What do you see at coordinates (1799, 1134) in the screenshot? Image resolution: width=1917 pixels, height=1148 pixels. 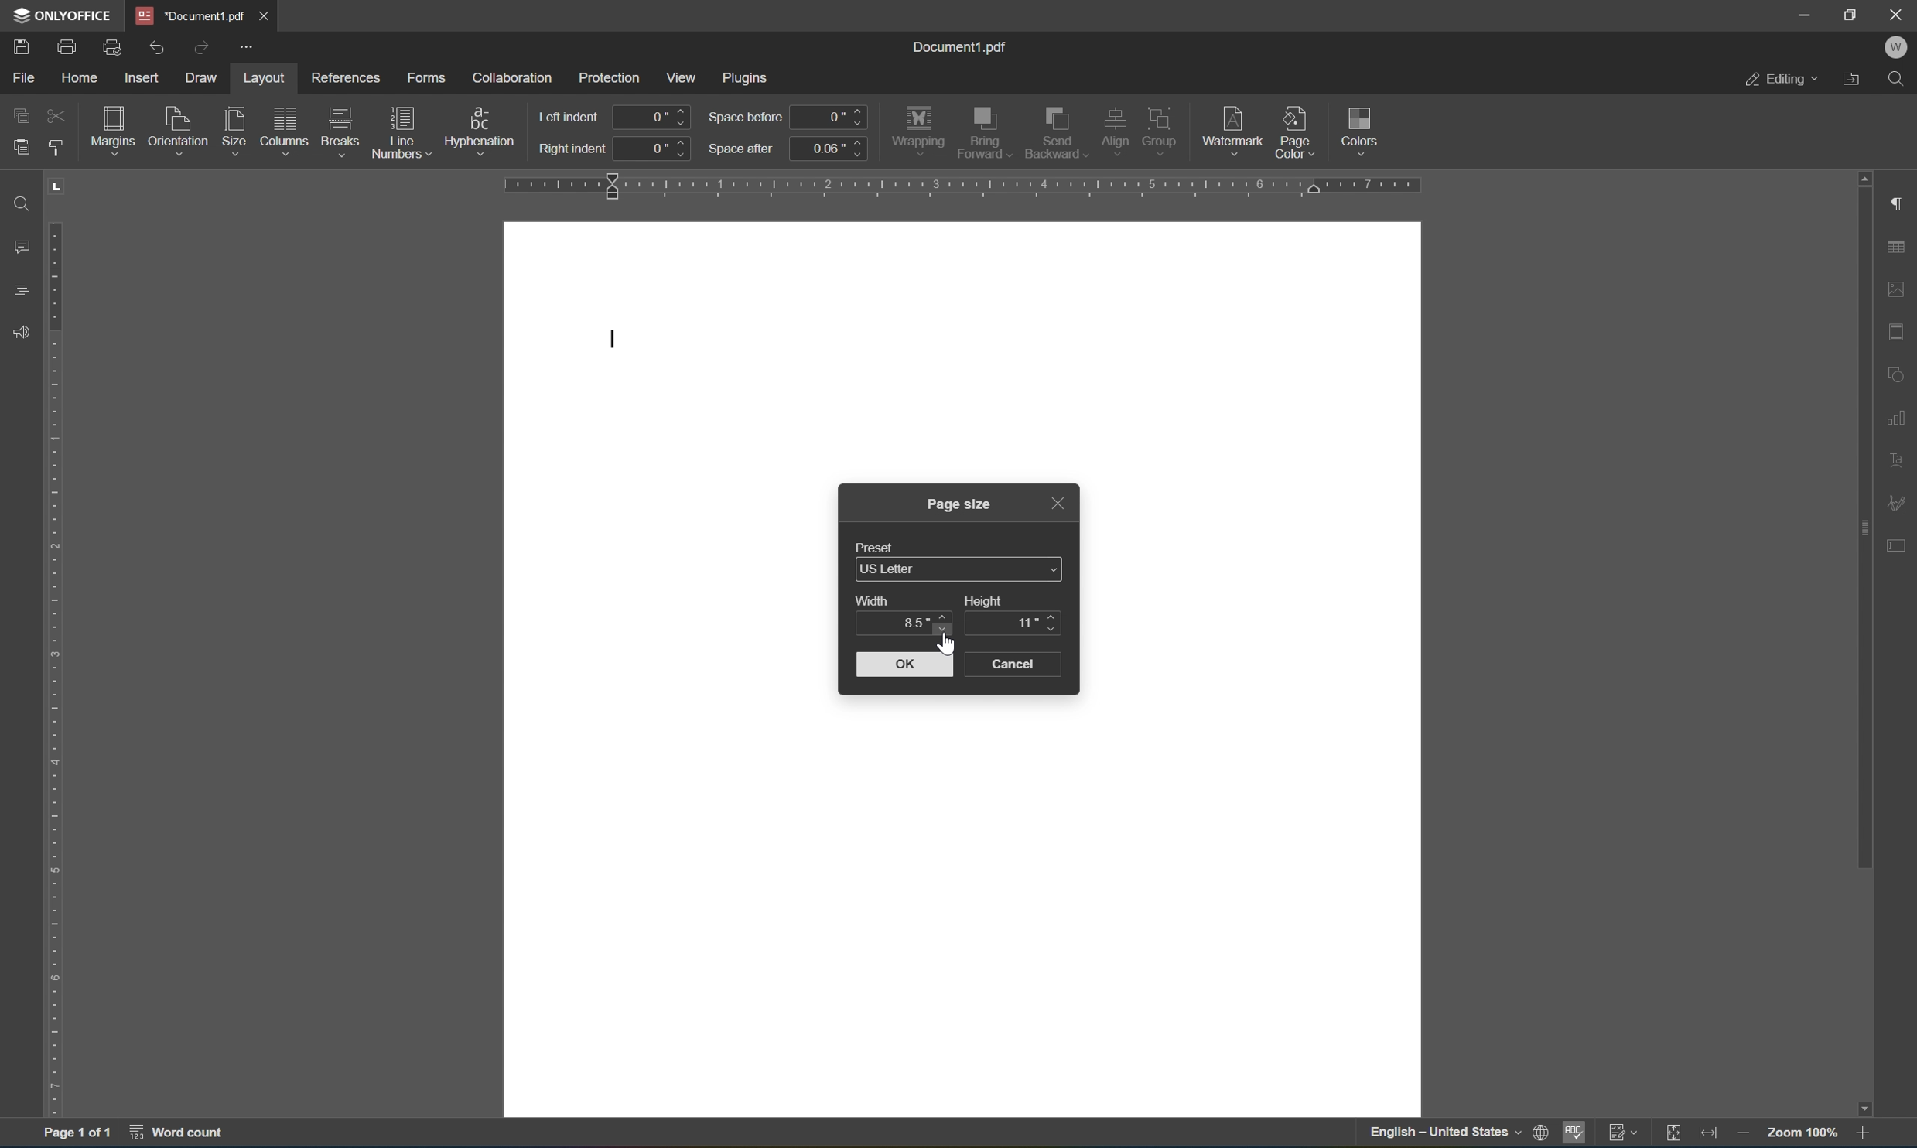 I see `zoom 100%` at bounding box center [1799, 1134].